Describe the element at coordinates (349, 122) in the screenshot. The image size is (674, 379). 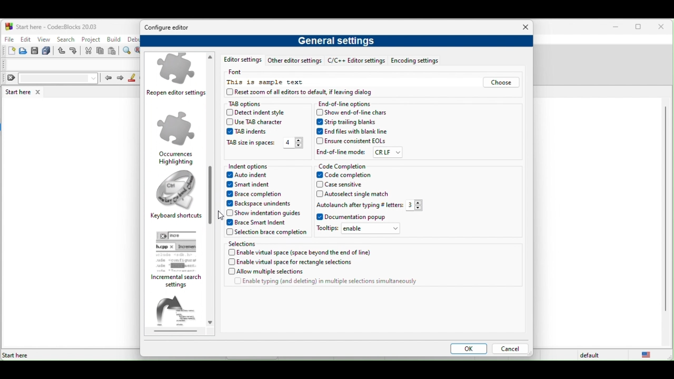
I see `strip trailing blanks` at that location.